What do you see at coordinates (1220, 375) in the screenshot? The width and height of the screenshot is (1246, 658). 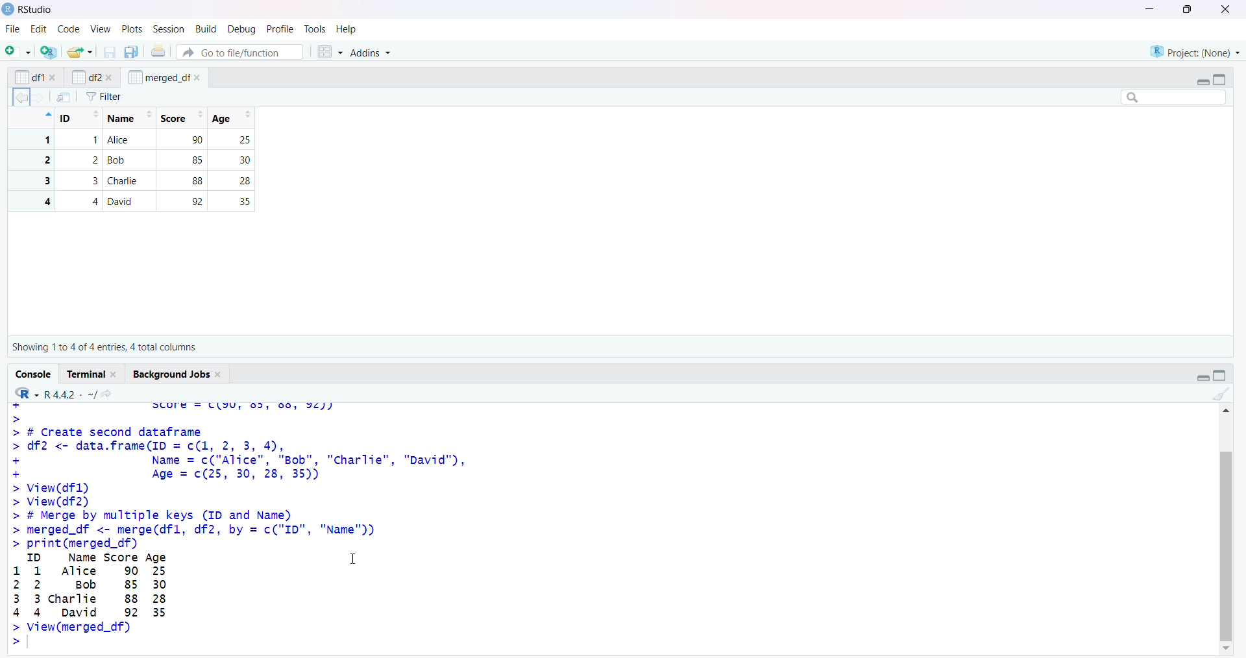 I see `toggle full view` at bounding box center [1220, 375].